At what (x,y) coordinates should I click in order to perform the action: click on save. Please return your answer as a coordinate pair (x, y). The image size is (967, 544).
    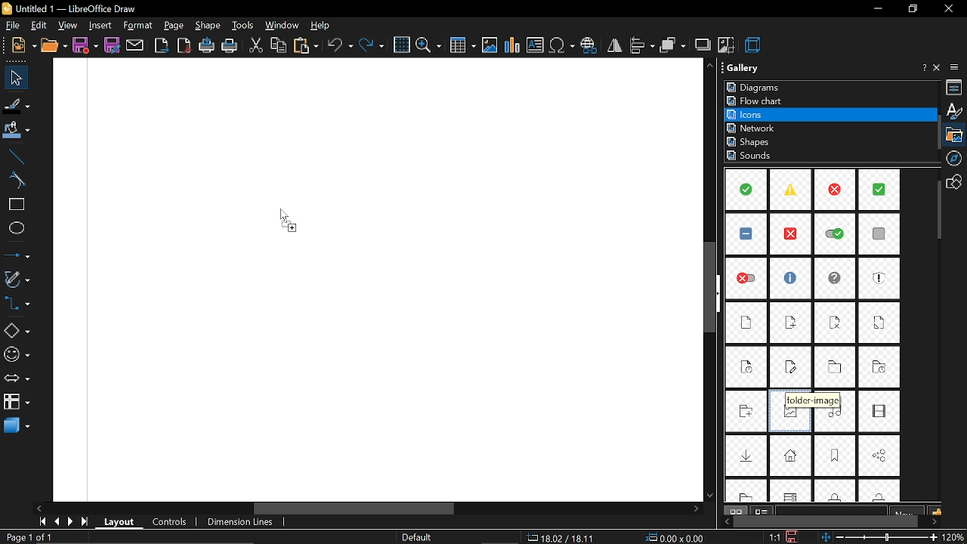
    Looking at the image, I should click on (85, 45).